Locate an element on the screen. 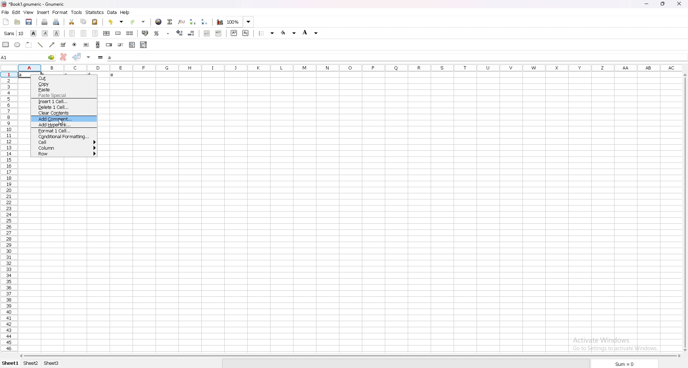 This screenshot has width=688, height=368. file is located at coordinates (5, 12).